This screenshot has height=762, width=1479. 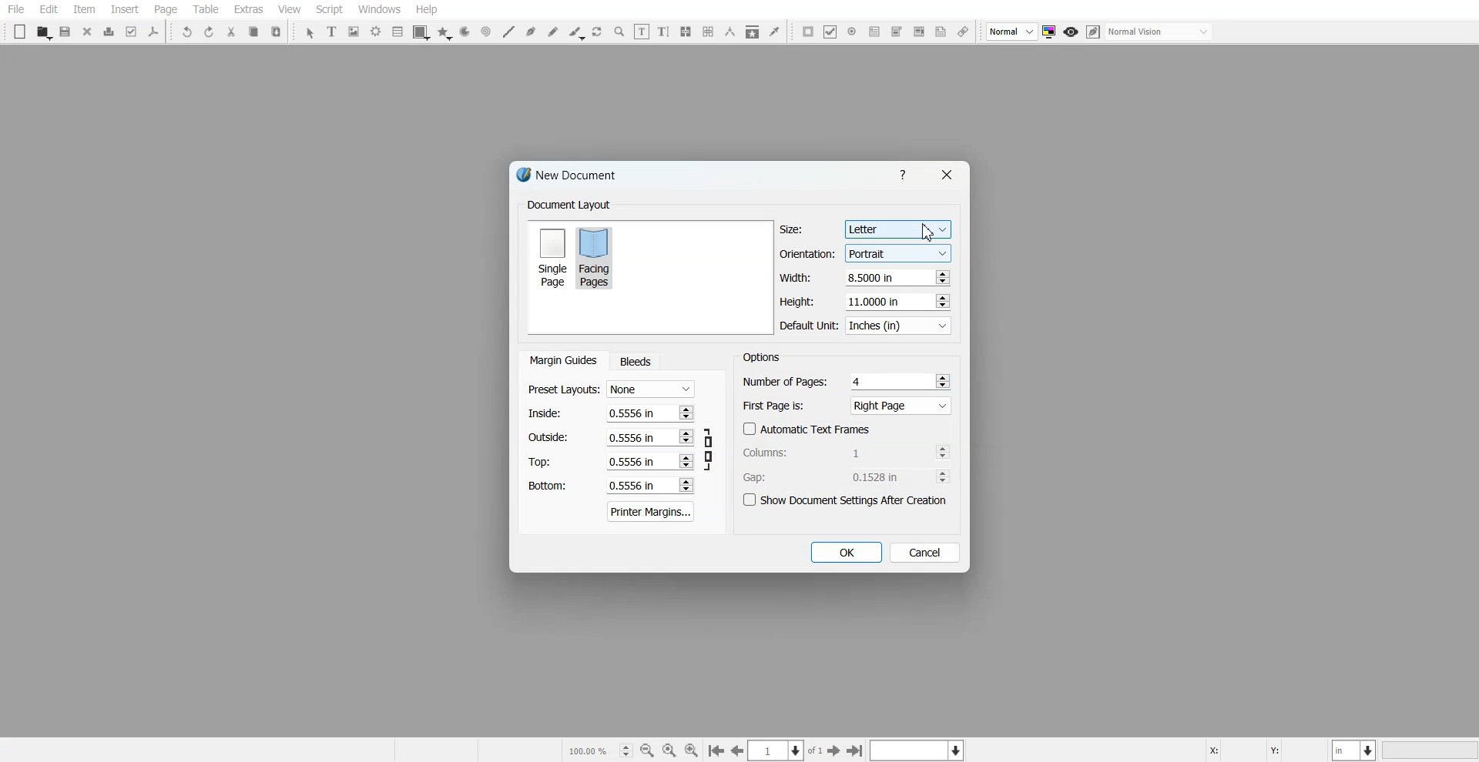 What do you see at coordinates (963, 32) in the screenshot?
I see `Link Annotation` at bounding box center [963, 32].